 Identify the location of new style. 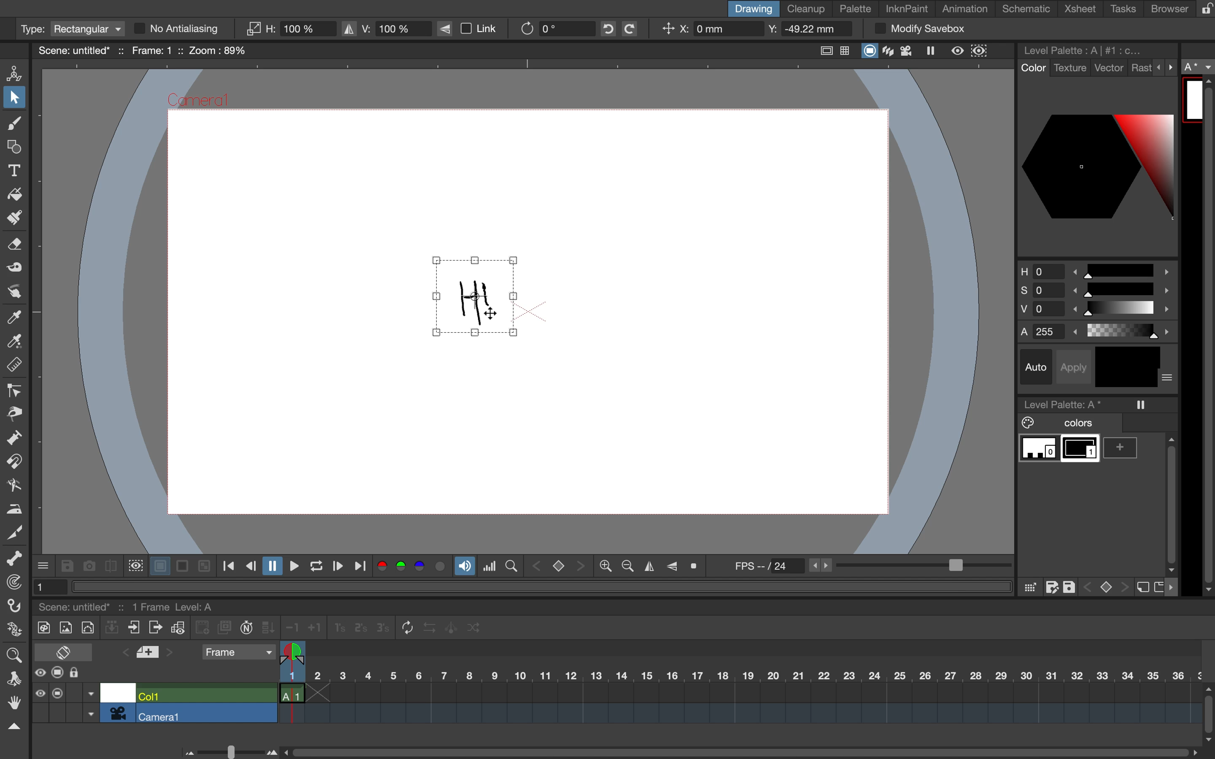
(1141, 588).